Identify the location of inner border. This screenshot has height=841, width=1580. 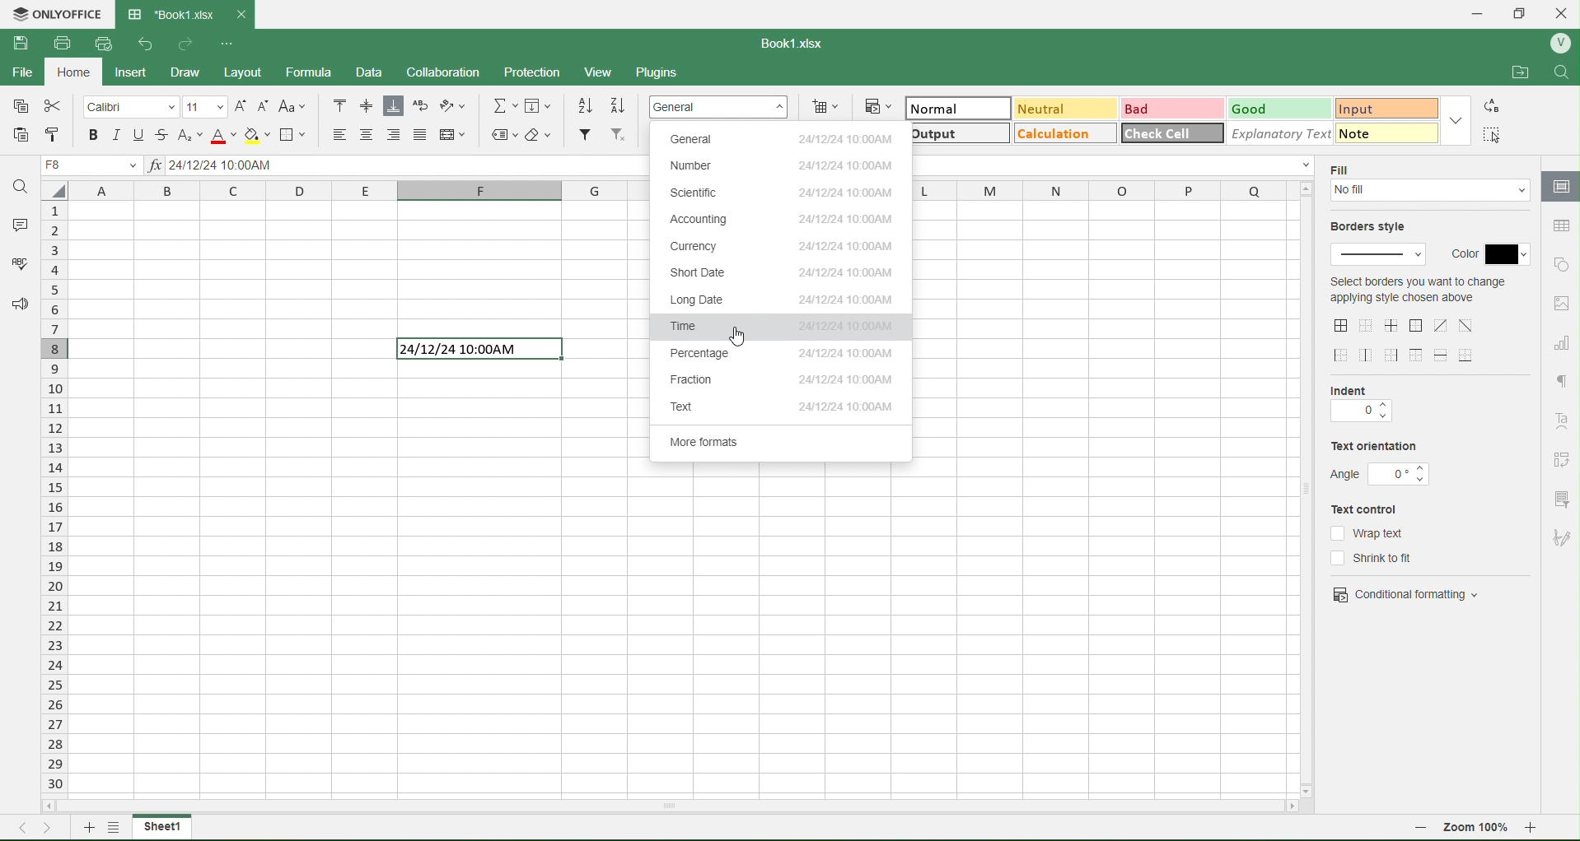
(1393, 325).